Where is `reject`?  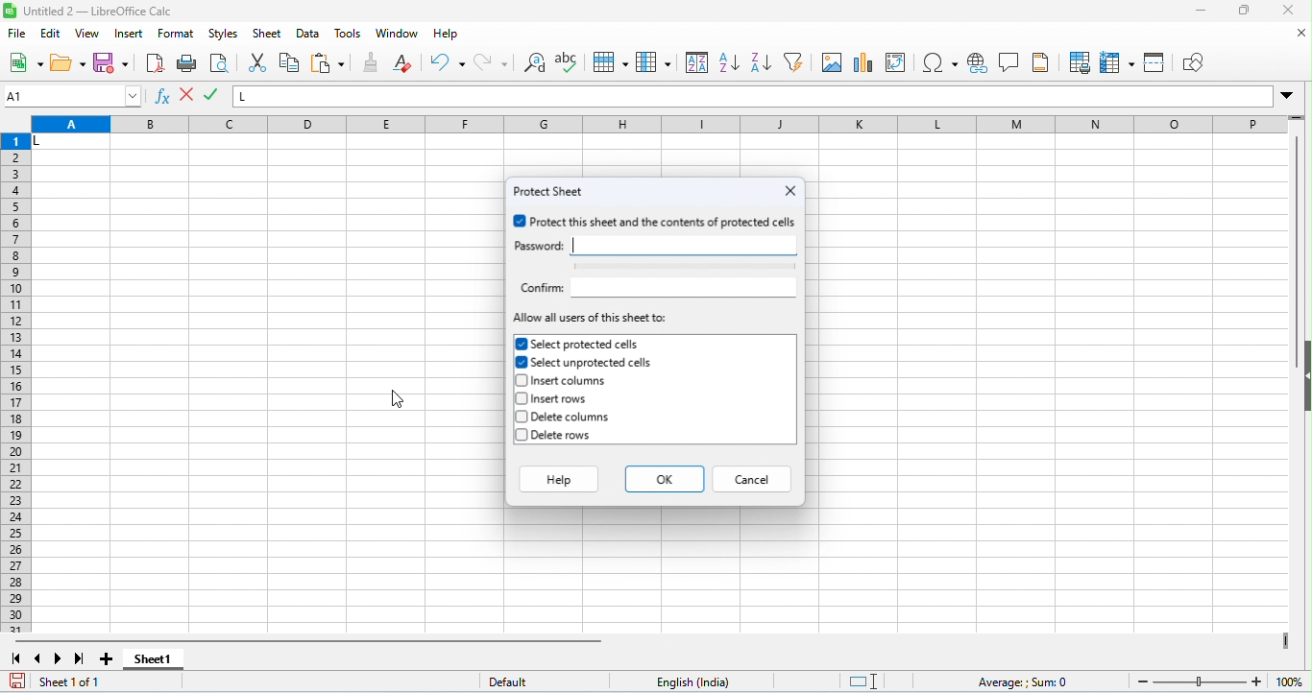
reject is located at coordinates (212, 95).